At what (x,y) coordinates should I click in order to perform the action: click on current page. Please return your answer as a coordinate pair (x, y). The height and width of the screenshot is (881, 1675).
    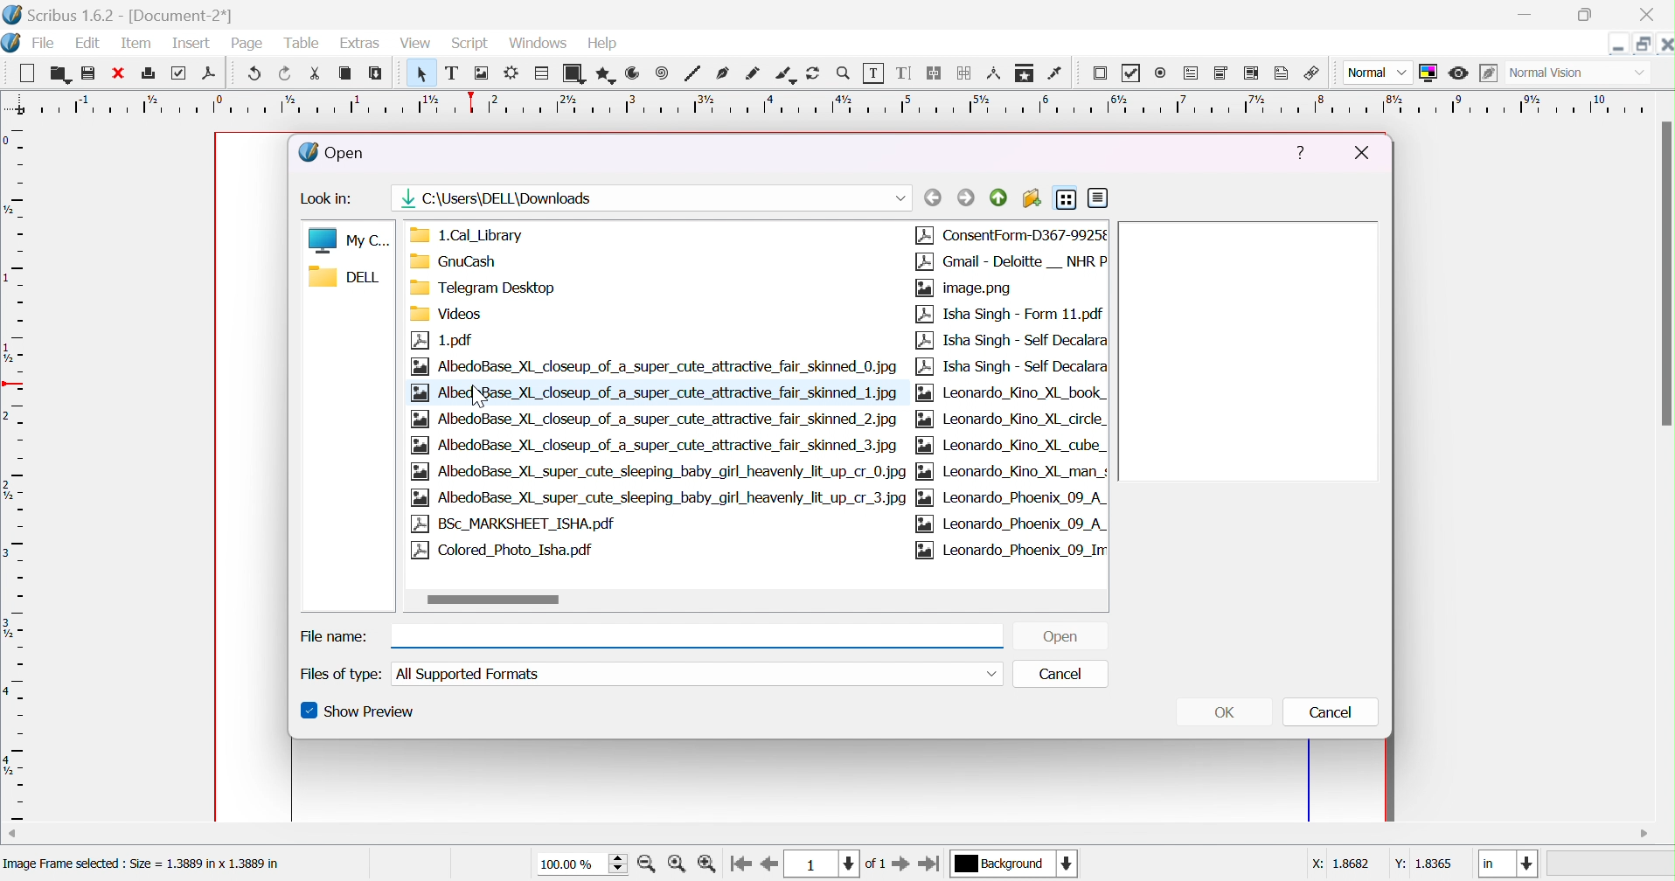
    Looking at the image, I should click on (838, 864).